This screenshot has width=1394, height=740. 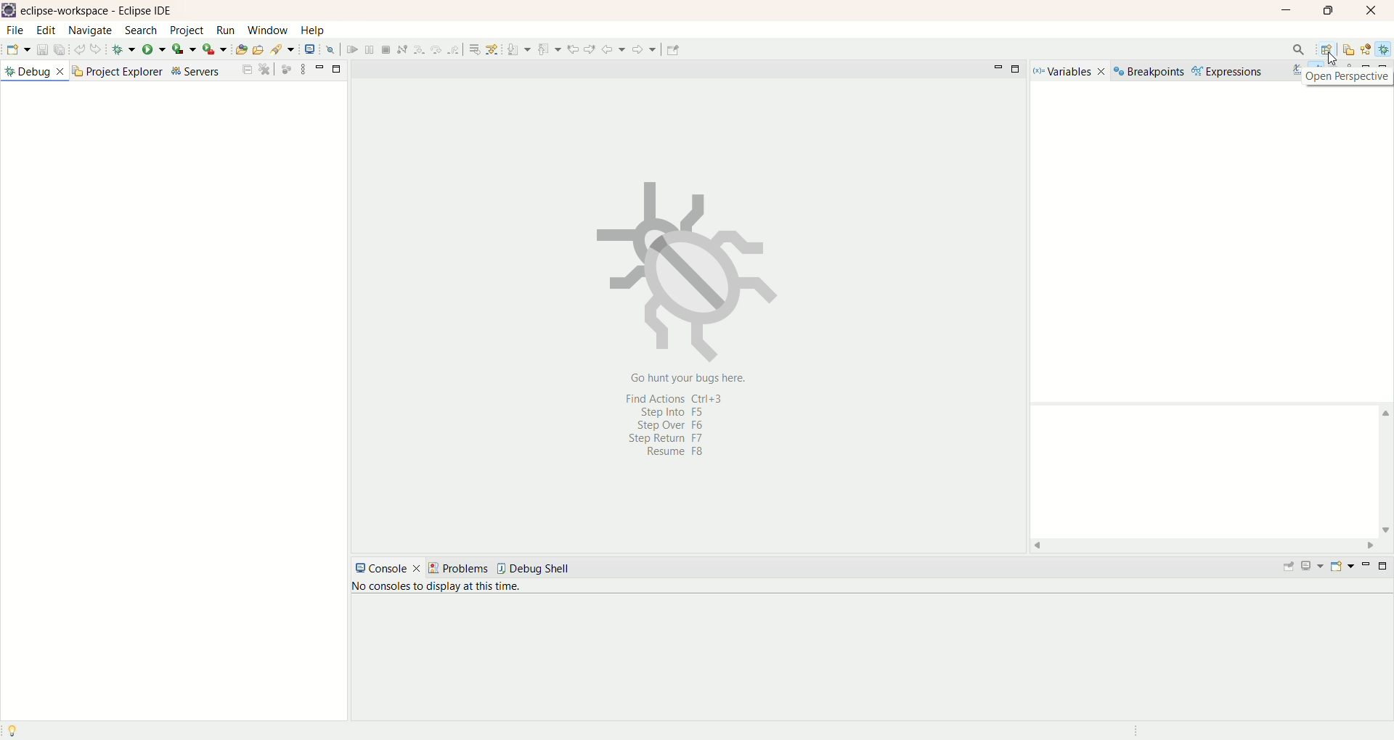 What do you see at coordinates (98, 49) in the screenshot?
I see `redo` at bounding box center [98, 49].